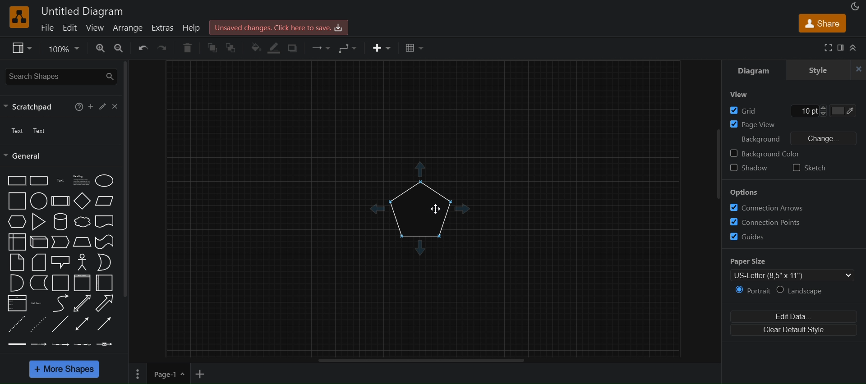  Describe the element at coordinates (293, 48) in the screenshot. I see `shadow` at that location.